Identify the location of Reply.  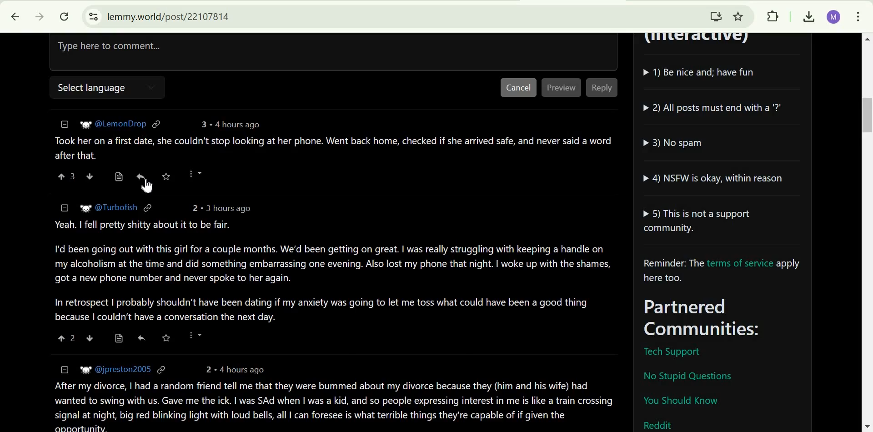
(601, 88).